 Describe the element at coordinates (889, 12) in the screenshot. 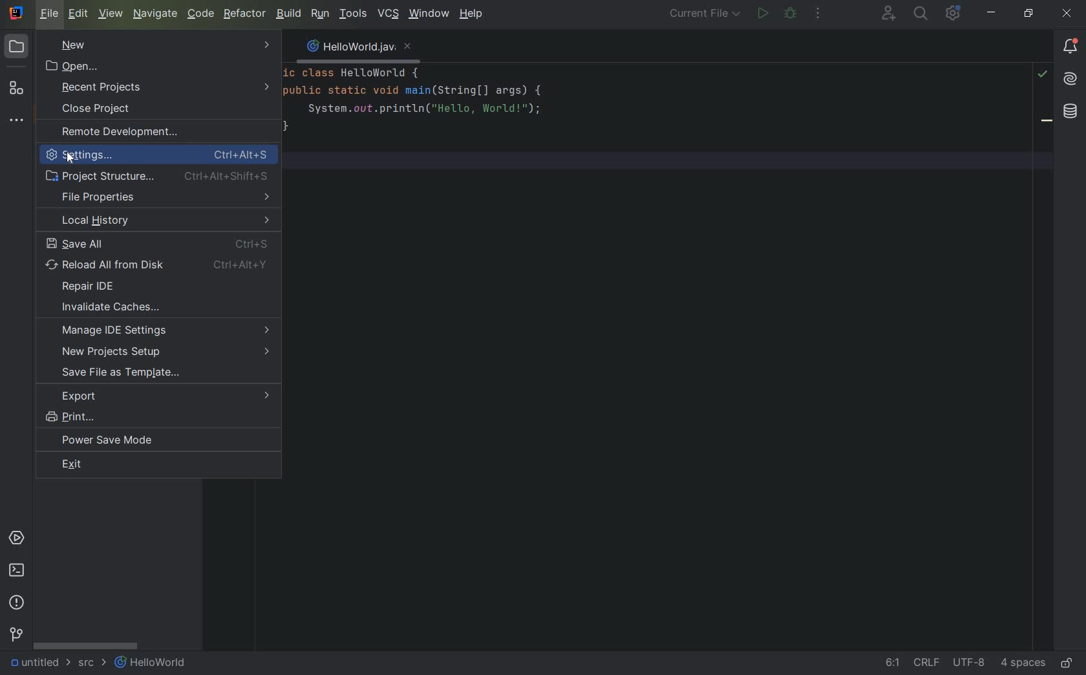

I see `code with me` at that location.